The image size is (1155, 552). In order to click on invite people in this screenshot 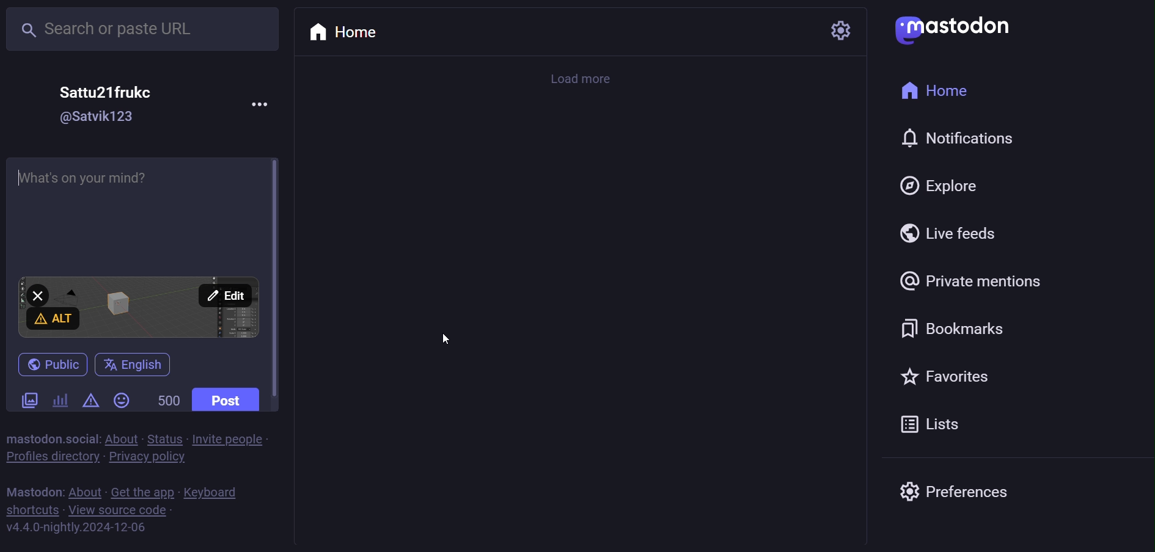, I will do `click(230, 438)`.